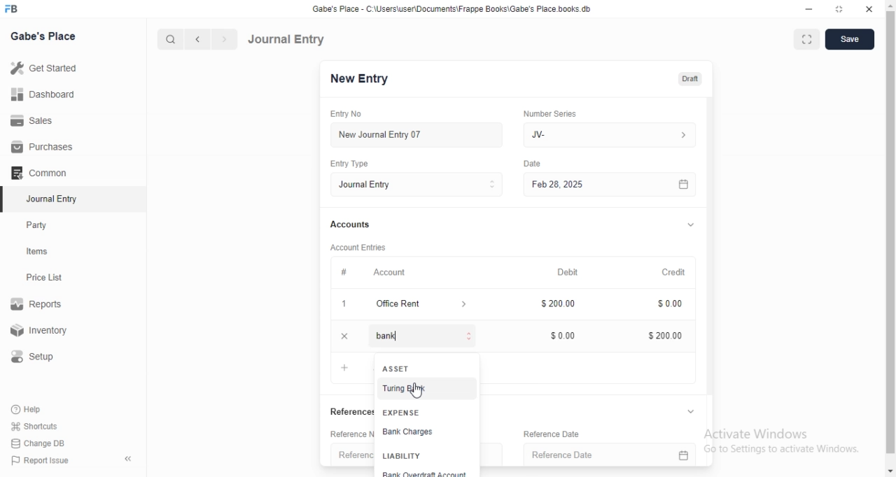 This screenshot has width=896, height=477. I want to click on ‘Journal Entry, so click(54, 199).